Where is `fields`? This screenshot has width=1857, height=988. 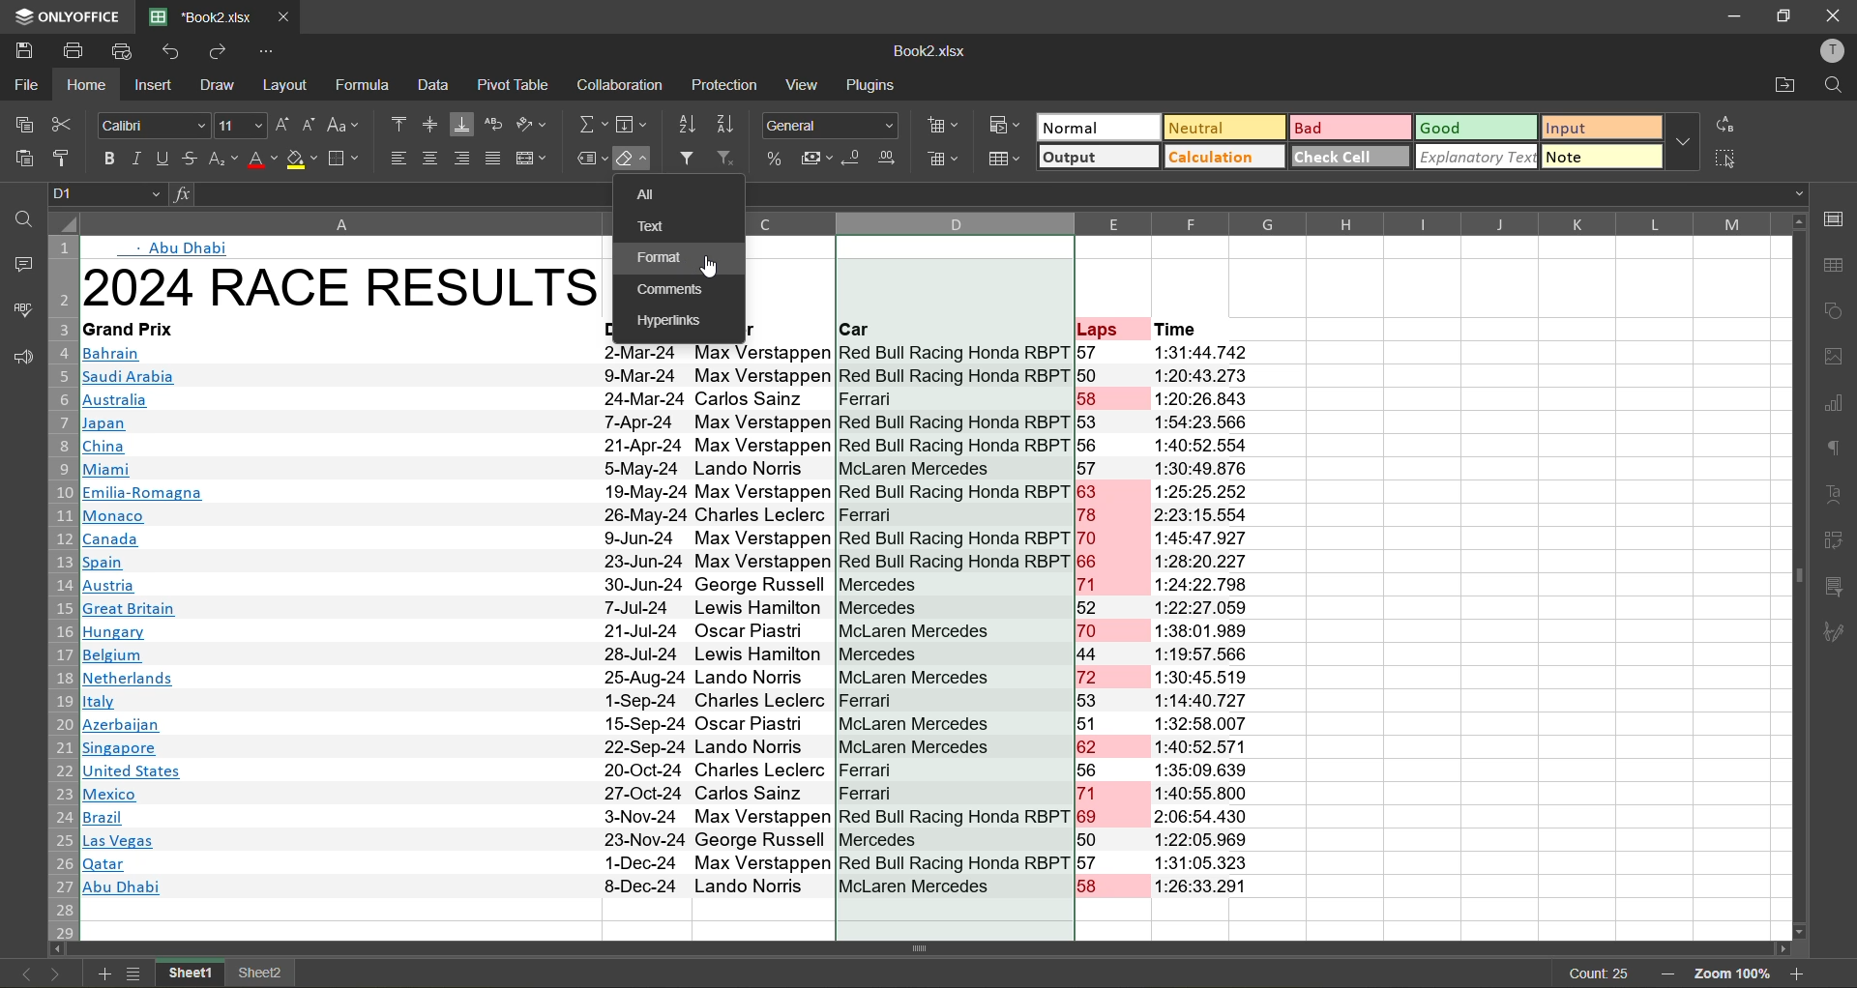 fields is located at coordinates (632, 122).